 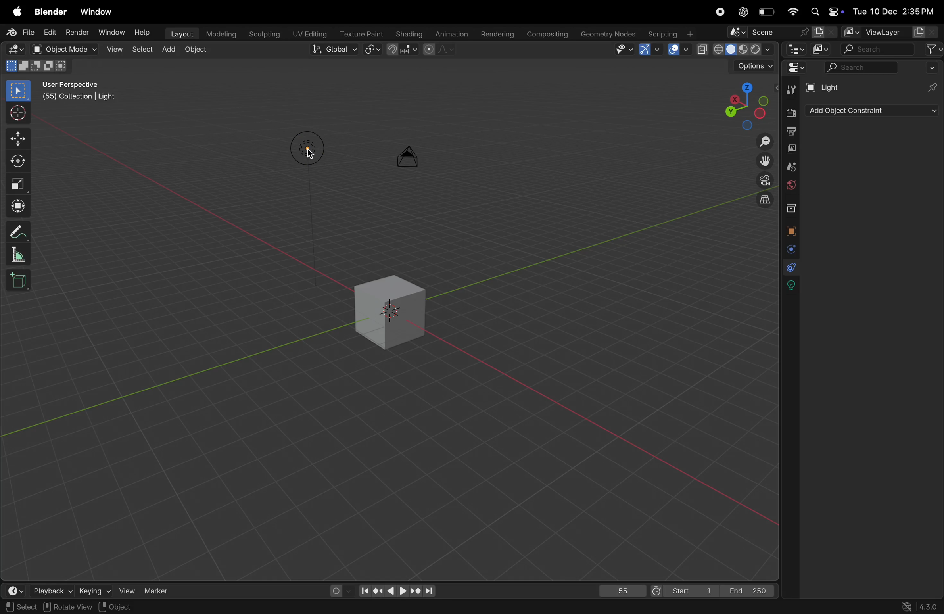 I want to click on Uv editing, so click(x=307, y=33).